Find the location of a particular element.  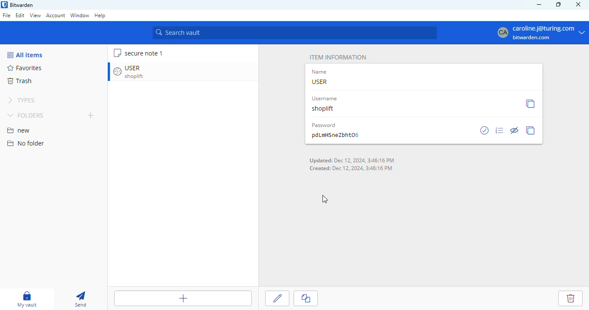

edit is located at coordinates (20, 15).